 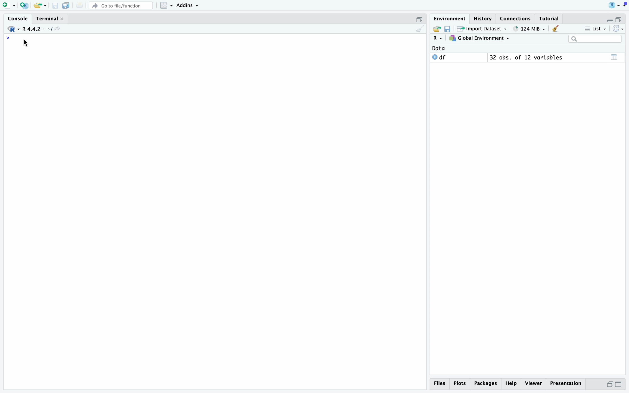 What do you see at coordinates (516, 18) in the screenshot?
I see `connections` at bounding box center [516, 18].